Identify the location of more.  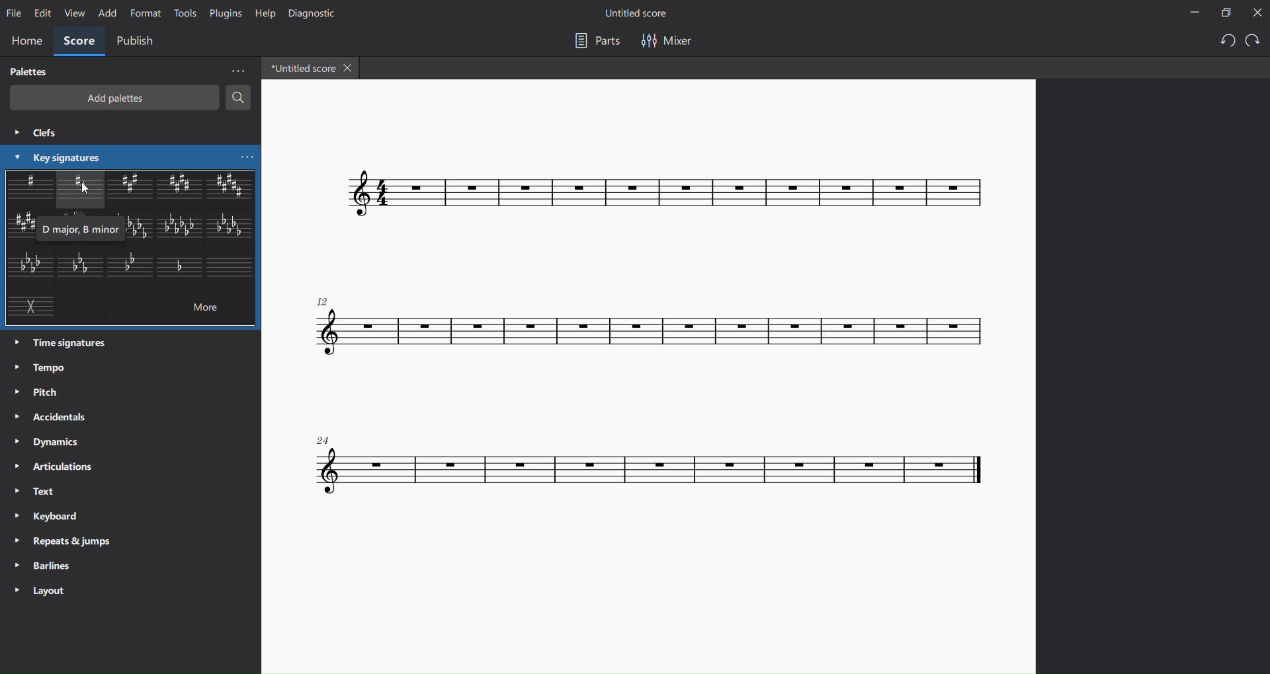
(203, 309).